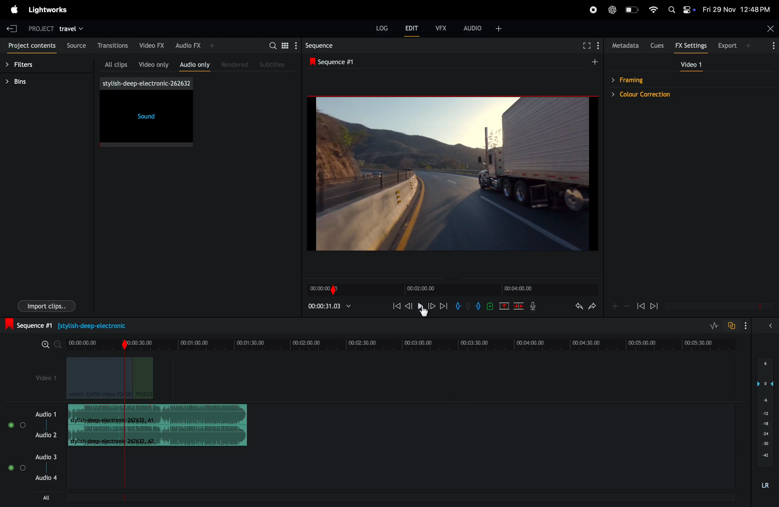 The width and height of the screenshot is (779, 507). I want to click on video 1, so click(45, 380).